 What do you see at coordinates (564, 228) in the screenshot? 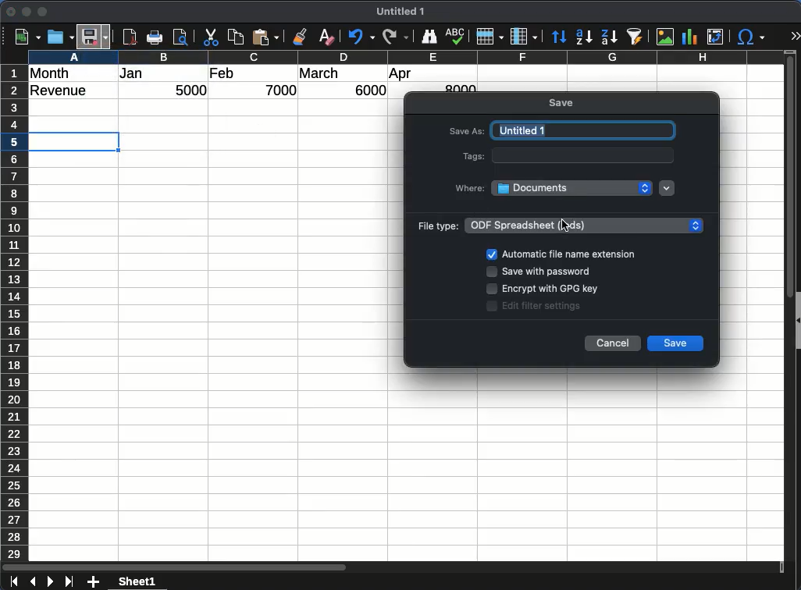
I see `Cursor` at bounding box center [564, 228].